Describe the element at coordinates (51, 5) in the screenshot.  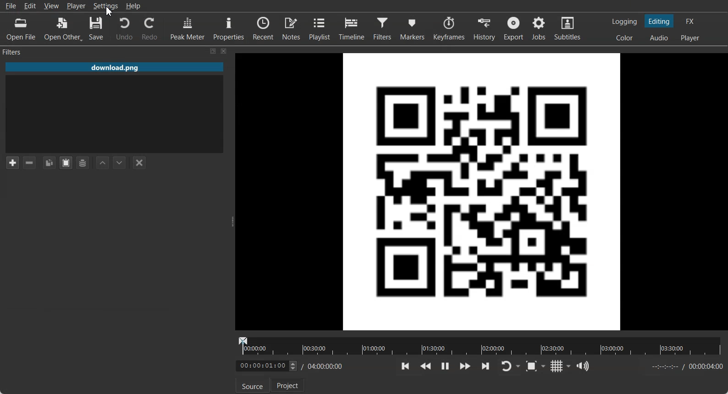
I see `View` at that location.